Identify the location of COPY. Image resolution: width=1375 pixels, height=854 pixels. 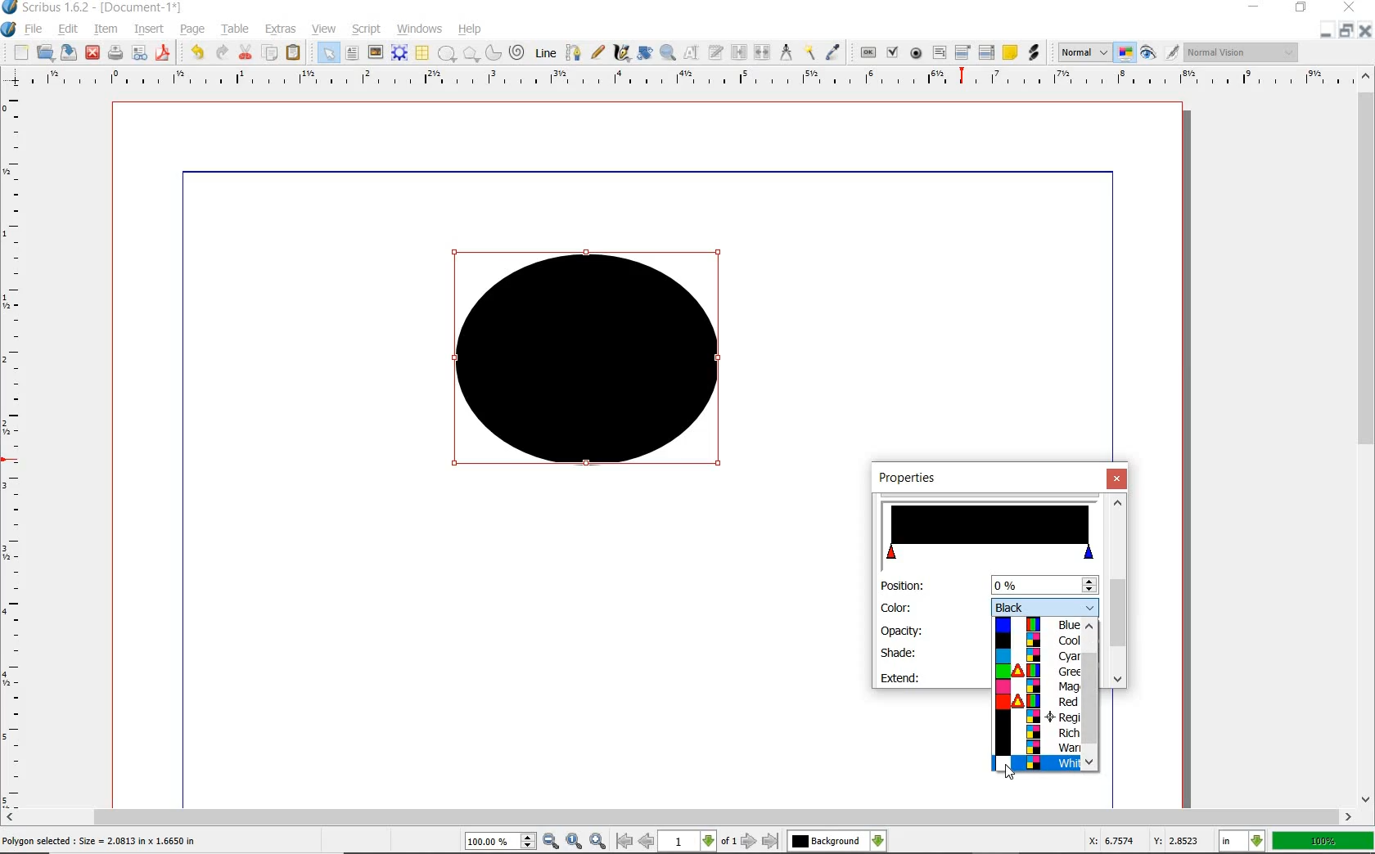
(272, 53).